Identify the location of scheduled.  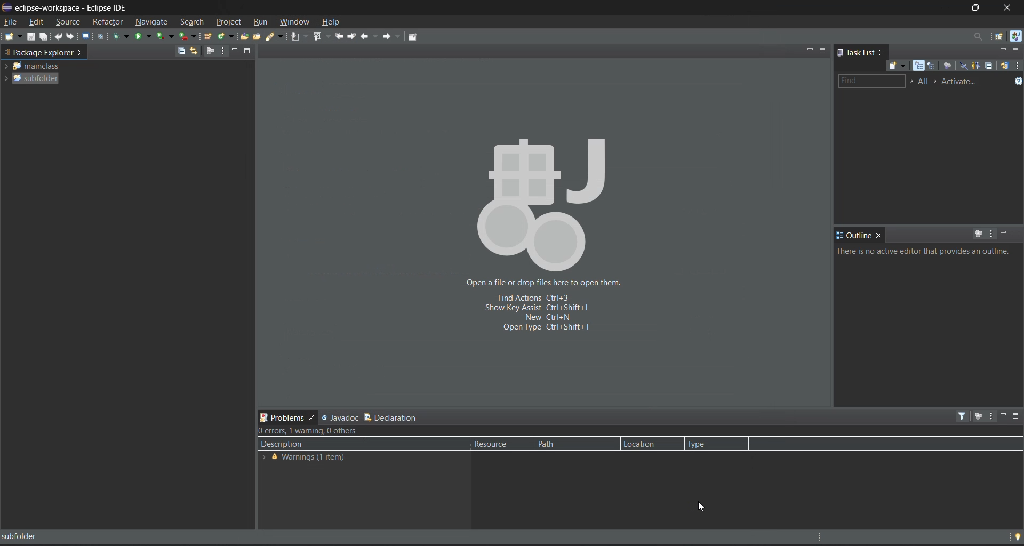
(932, 66).